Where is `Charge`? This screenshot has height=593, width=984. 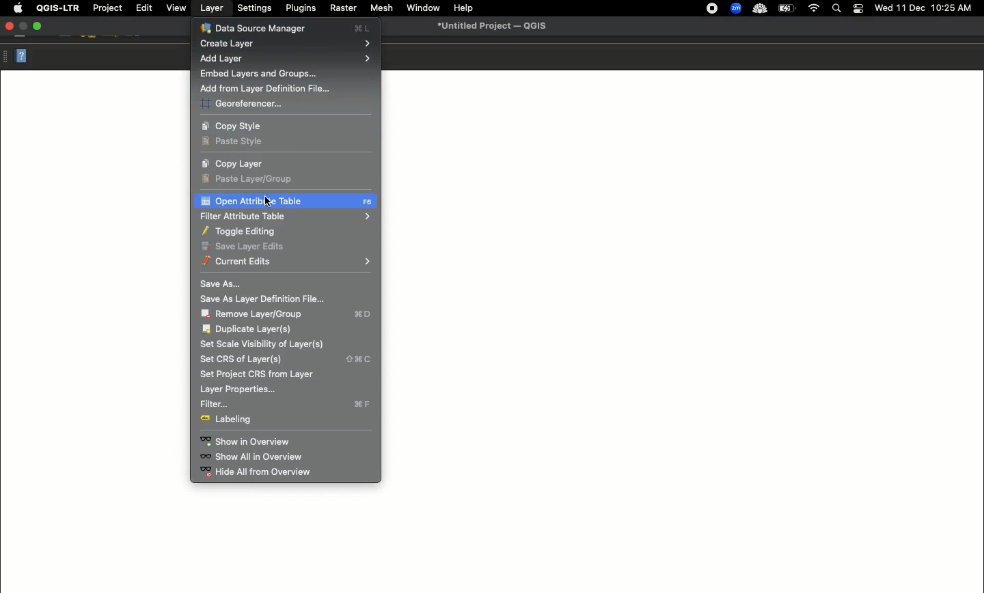
Charge is located at coordinates (786, 9).